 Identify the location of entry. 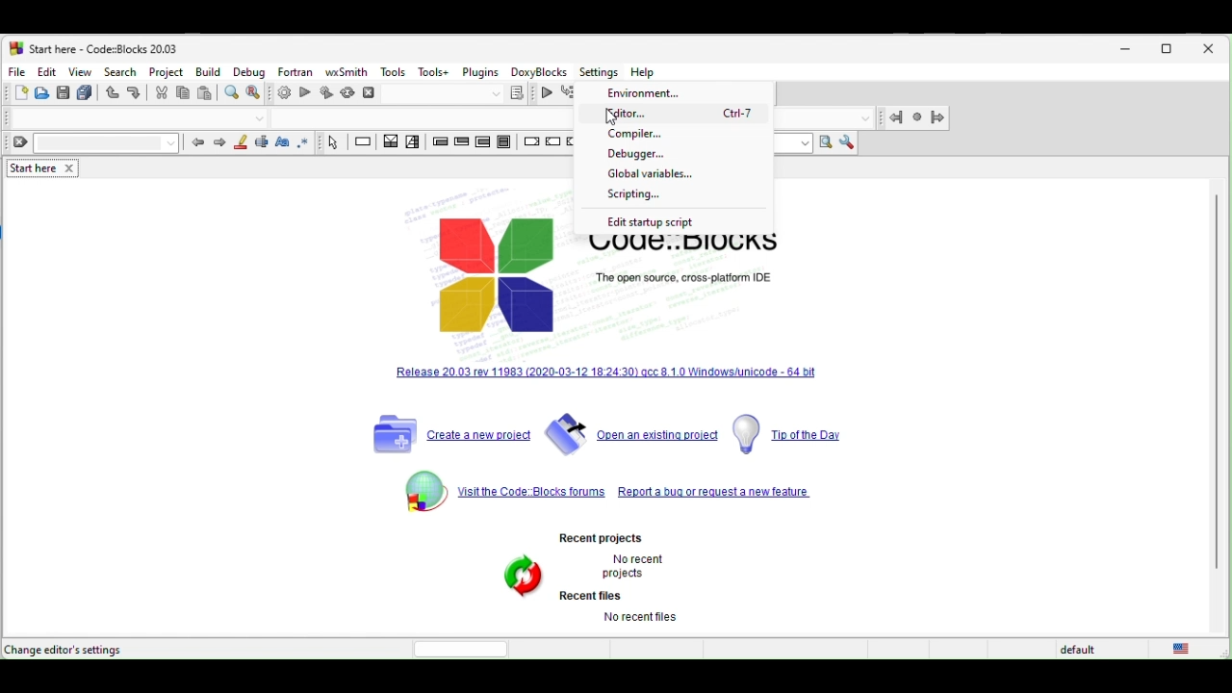
(441, 142).